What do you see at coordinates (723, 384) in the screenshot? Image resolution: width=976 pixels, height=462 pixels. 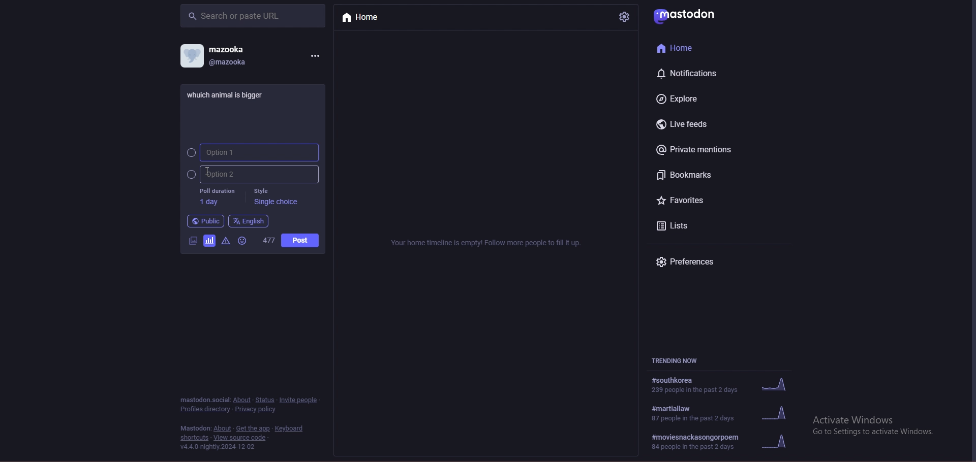 I see `trend` at bounding box center [723, 384].